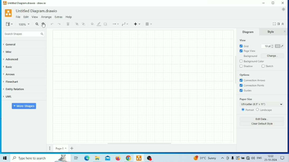  I want to click on Edit Data, so click(262, 119).